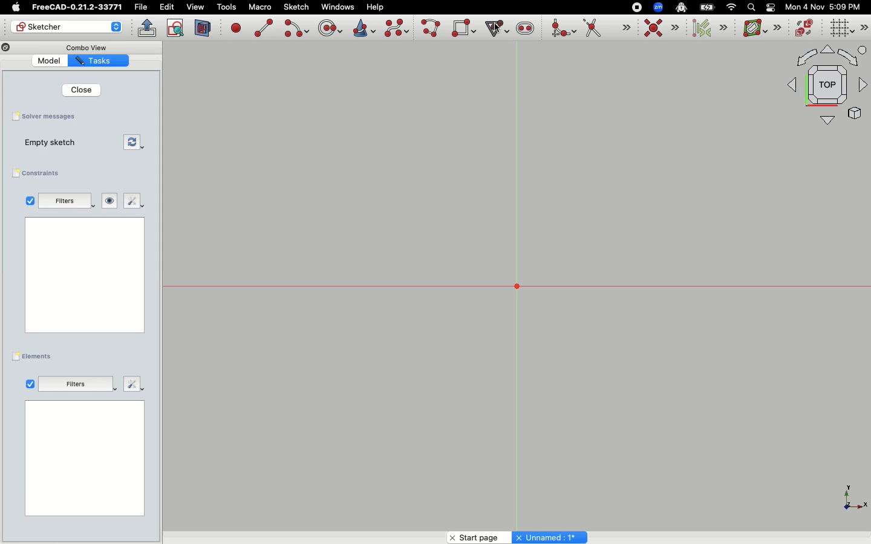 This screenshot has width=871, height=544. What do you see at coordinates (176, 28) in the screenshot?
I see `View sketch` at bounding box center [176, 28].